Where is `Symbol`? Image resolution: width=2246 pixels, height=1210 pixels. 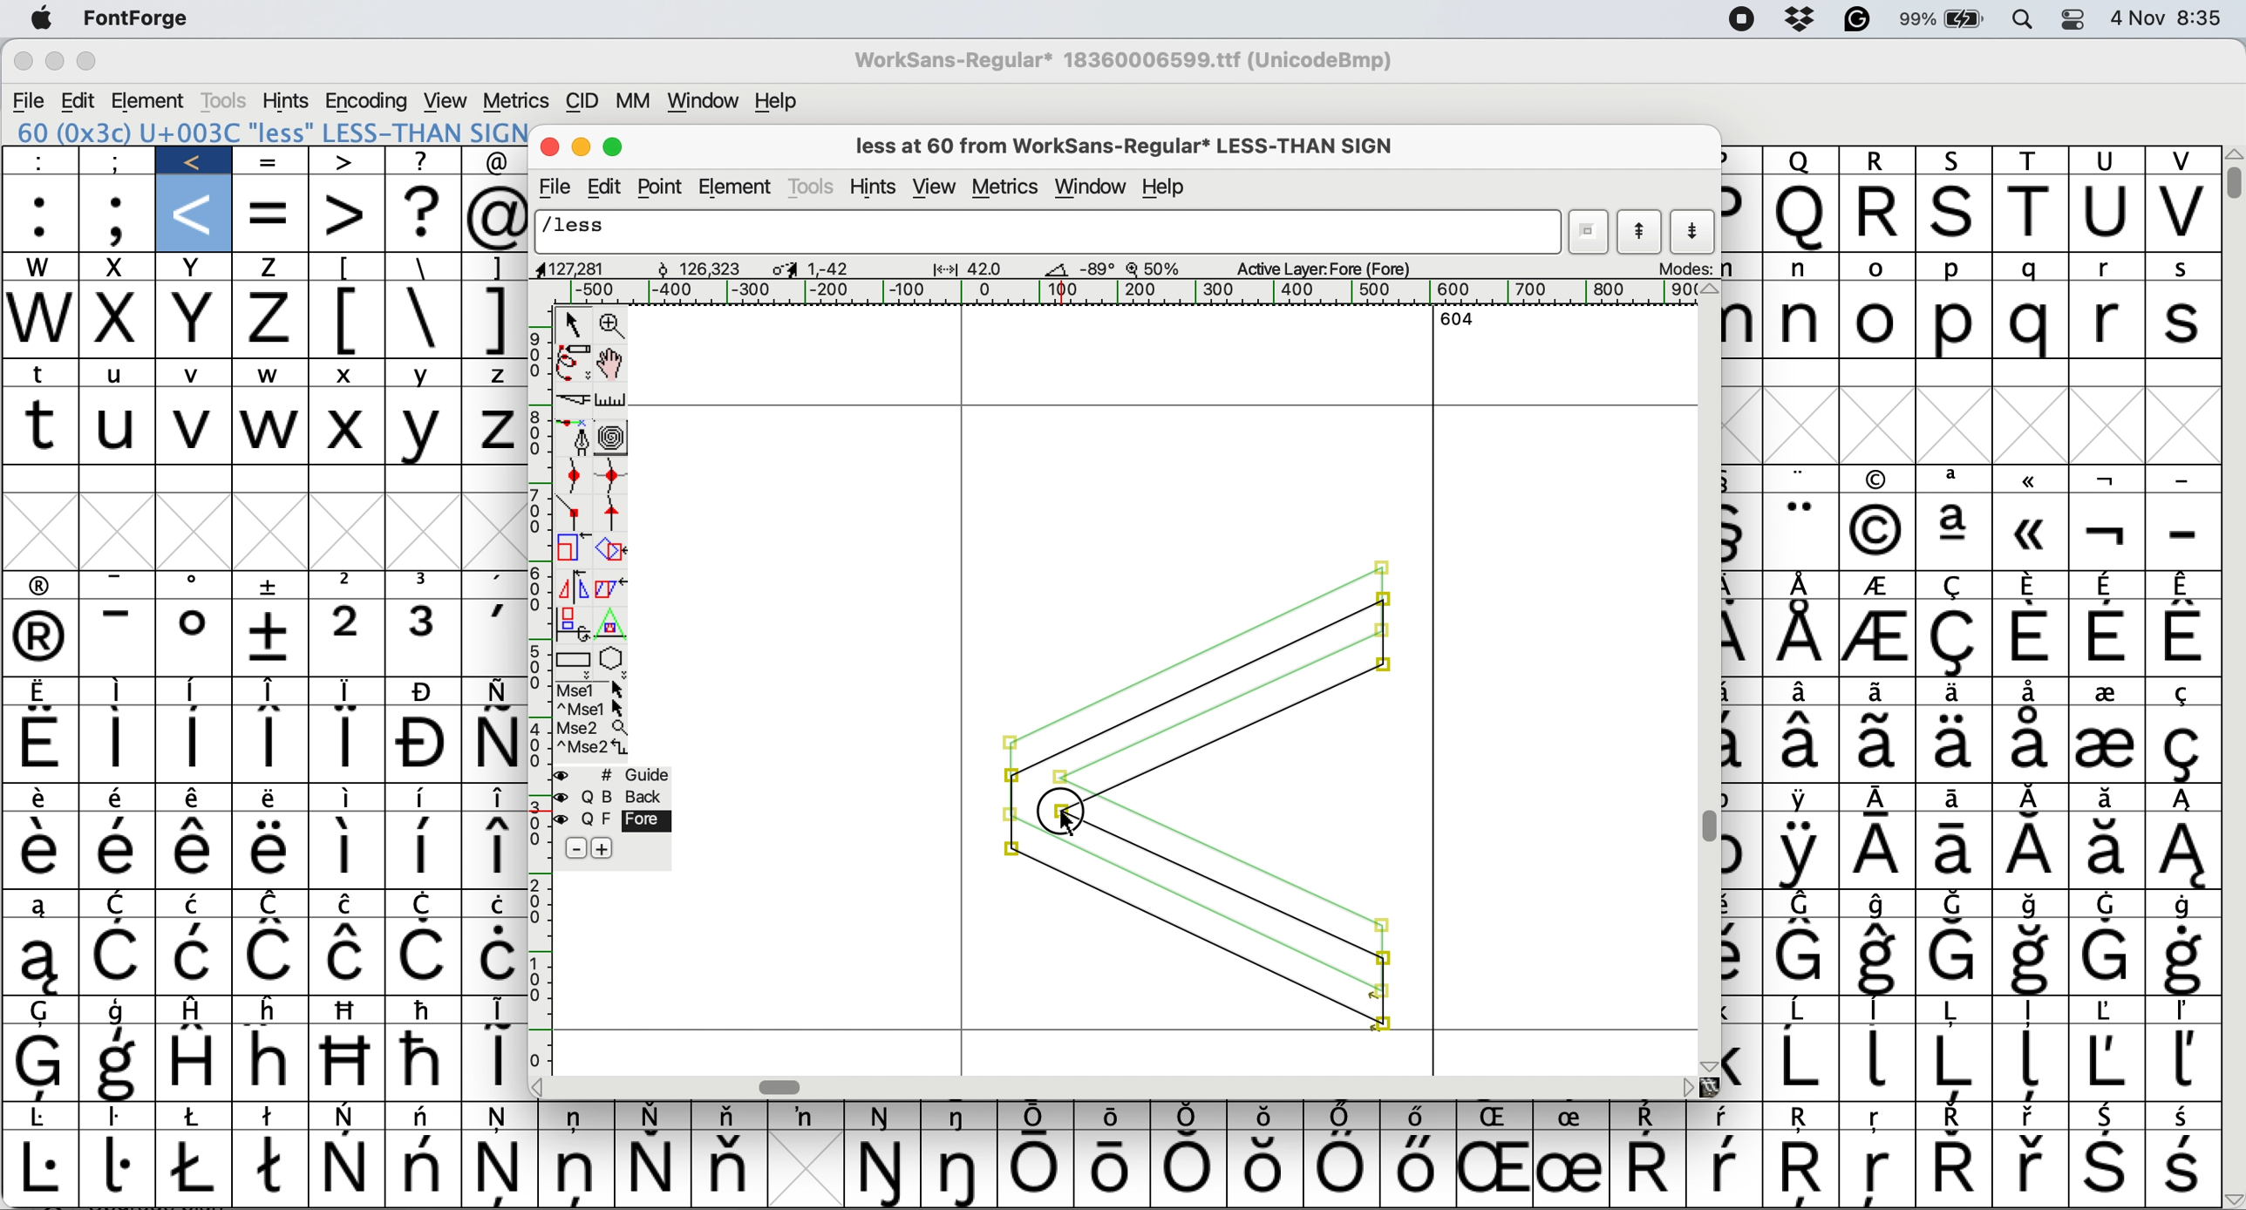
Symbol is located at coordinates (262, 849).